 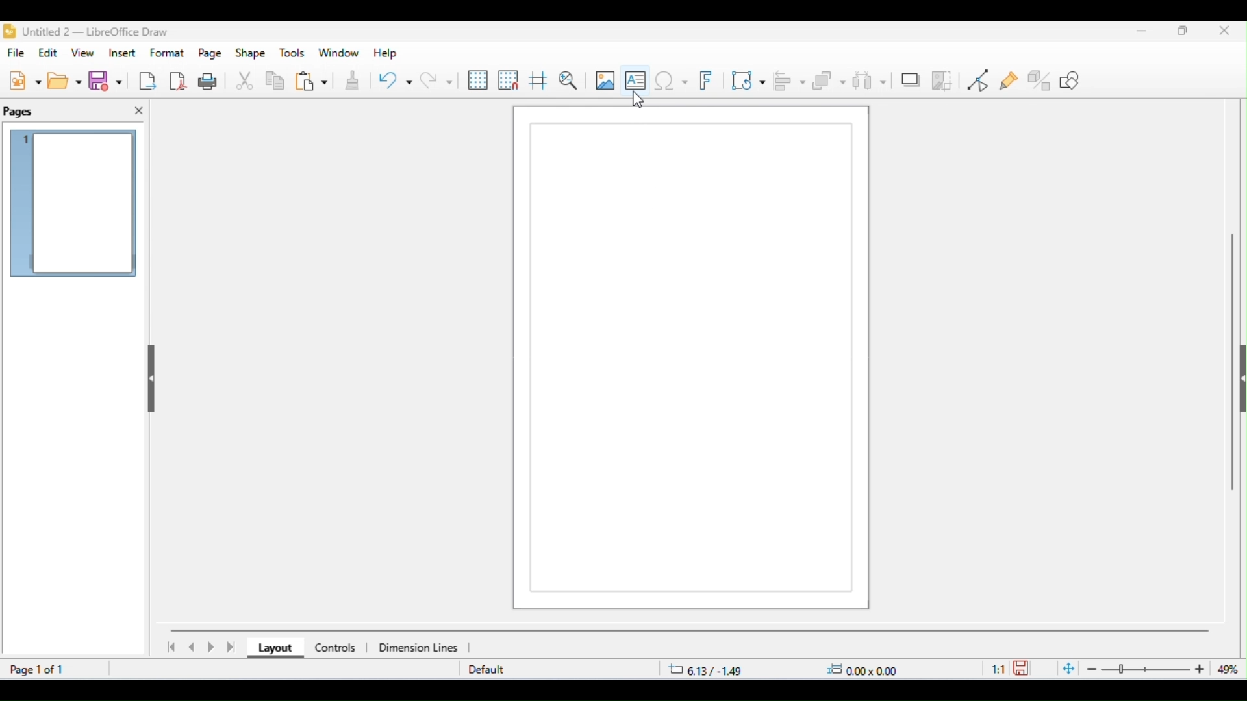 I want to click on show helplines while moving, so click(x=538, y=82).